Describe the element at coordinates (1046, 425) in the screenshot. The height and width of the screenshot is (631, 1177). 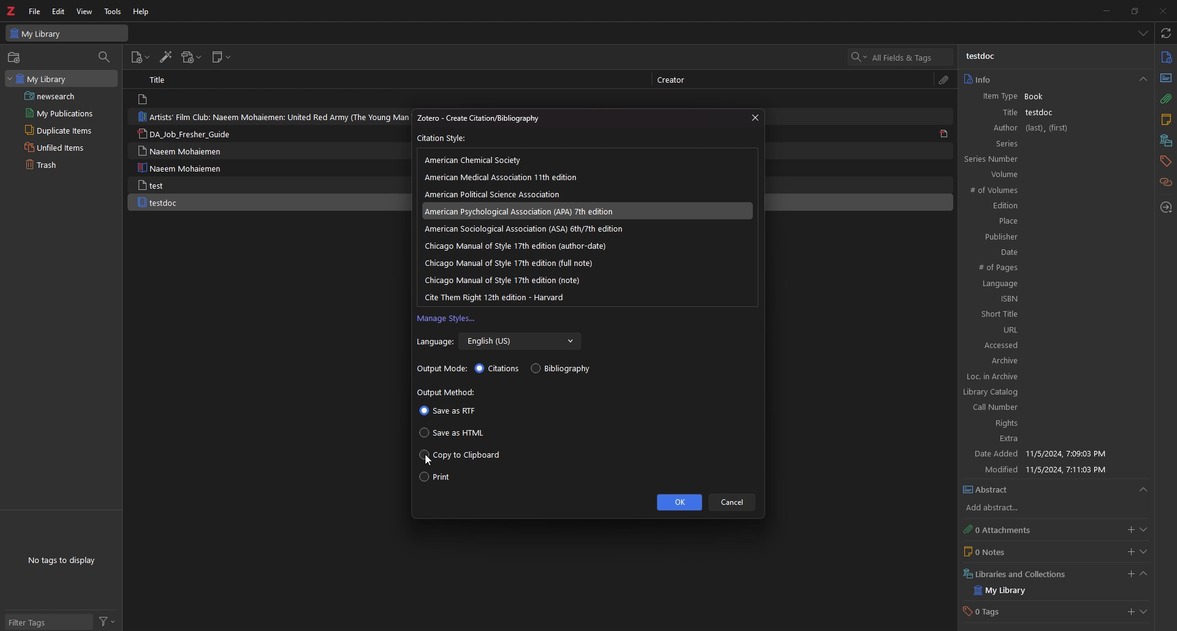
I see `Rights` at that location.